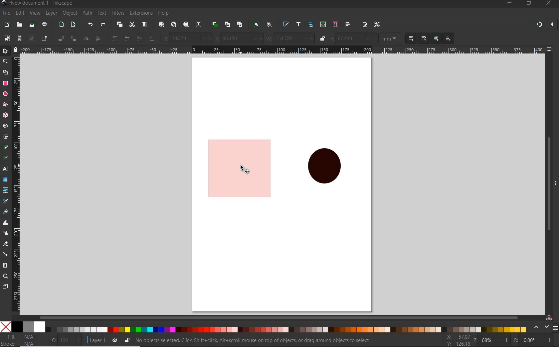 The image size is (559, 347). I want to click on lock or unlock the object, so click(127, 340).